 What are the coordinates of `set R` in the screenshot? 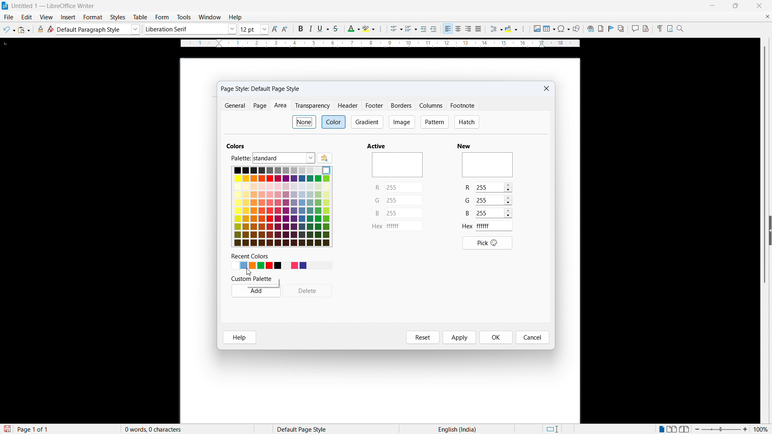 It's located at (404, 187).